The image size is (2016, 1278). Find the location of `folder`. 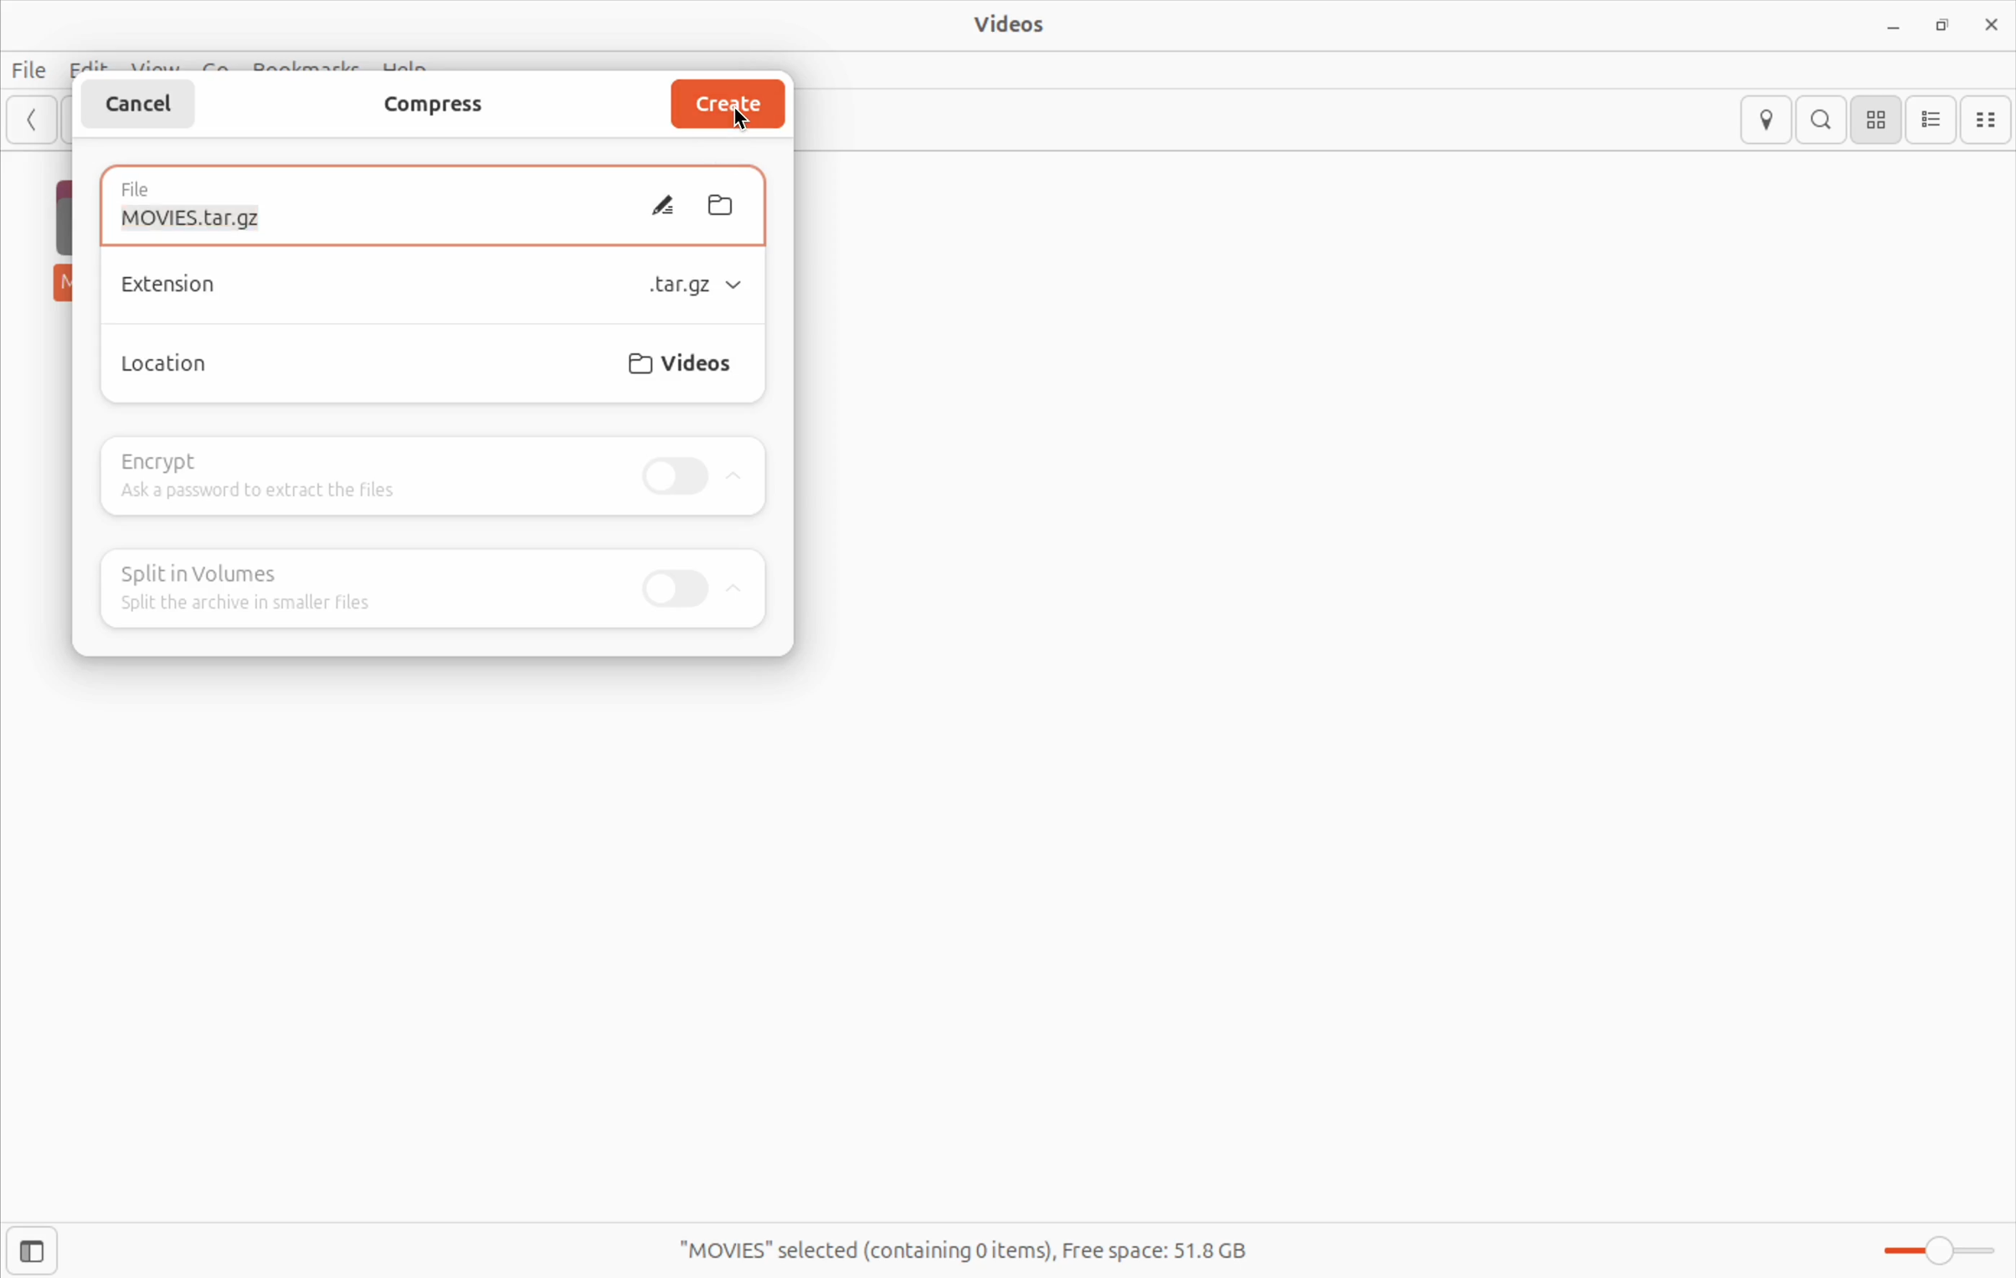

folder is located at coordinates (720, 208).